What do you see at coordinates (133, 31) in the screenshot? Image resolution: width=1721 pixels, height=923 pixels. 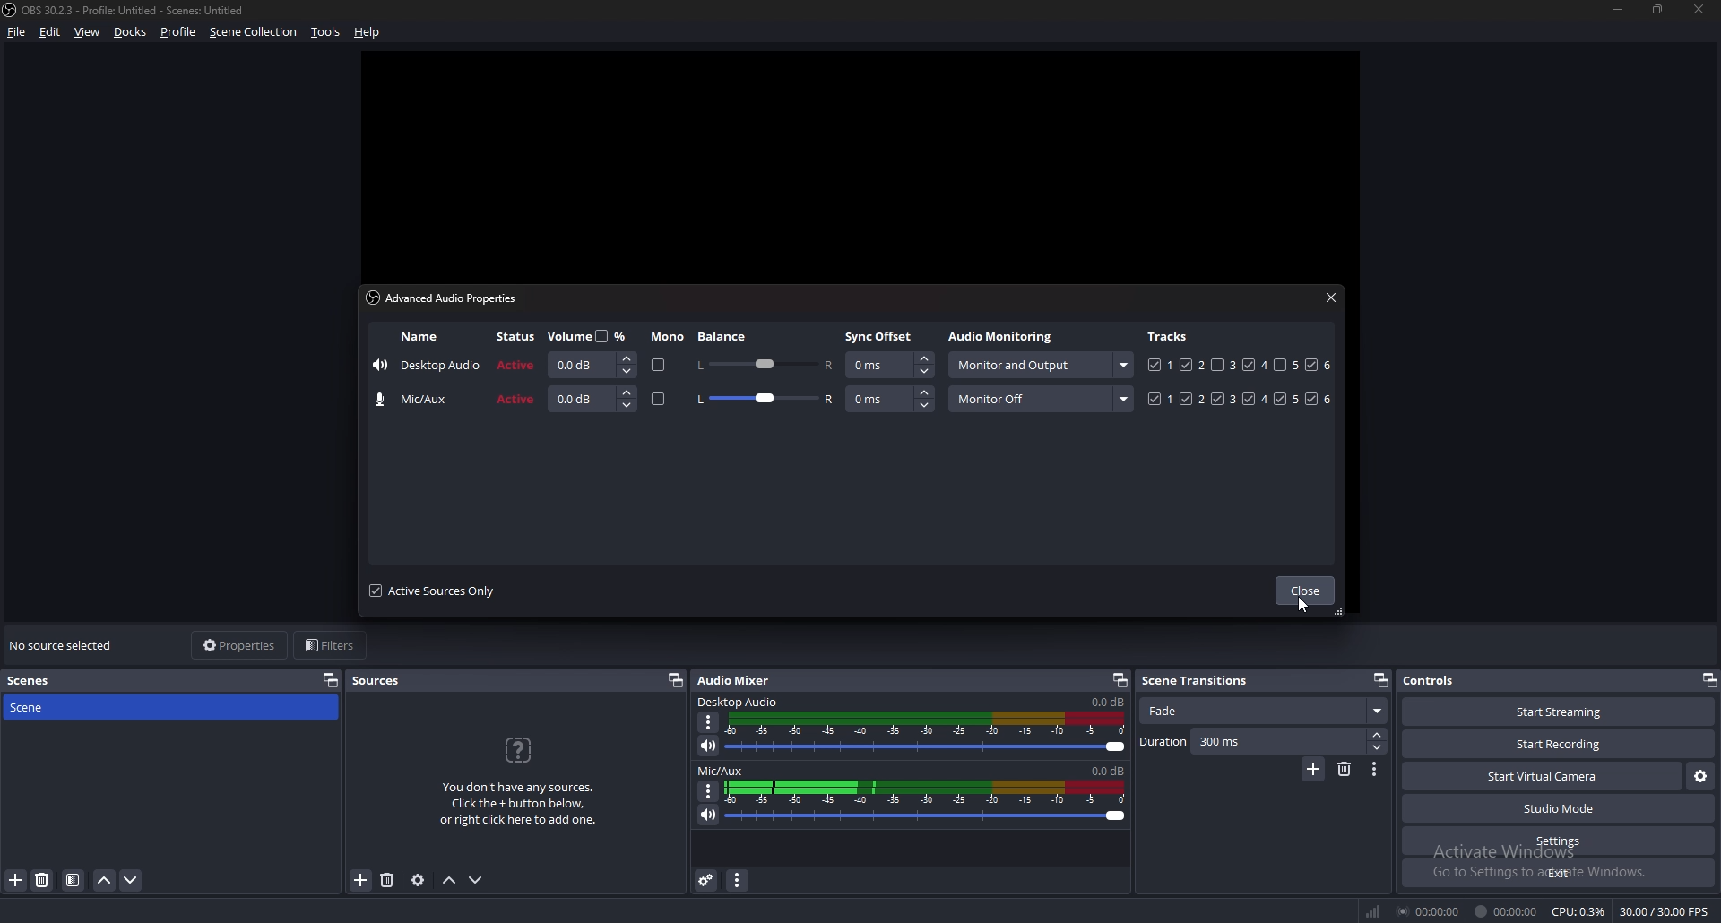 I see `docks` at bounding box center [133, 31].